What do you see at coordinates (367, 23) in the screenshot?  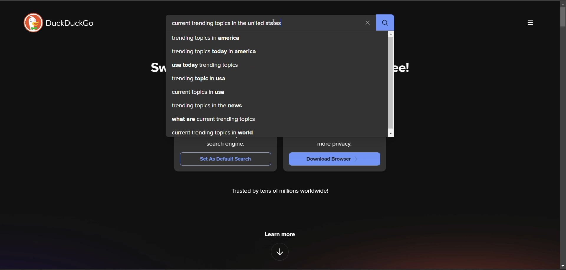 I see `clear search term` at bounding box center [367, 23].